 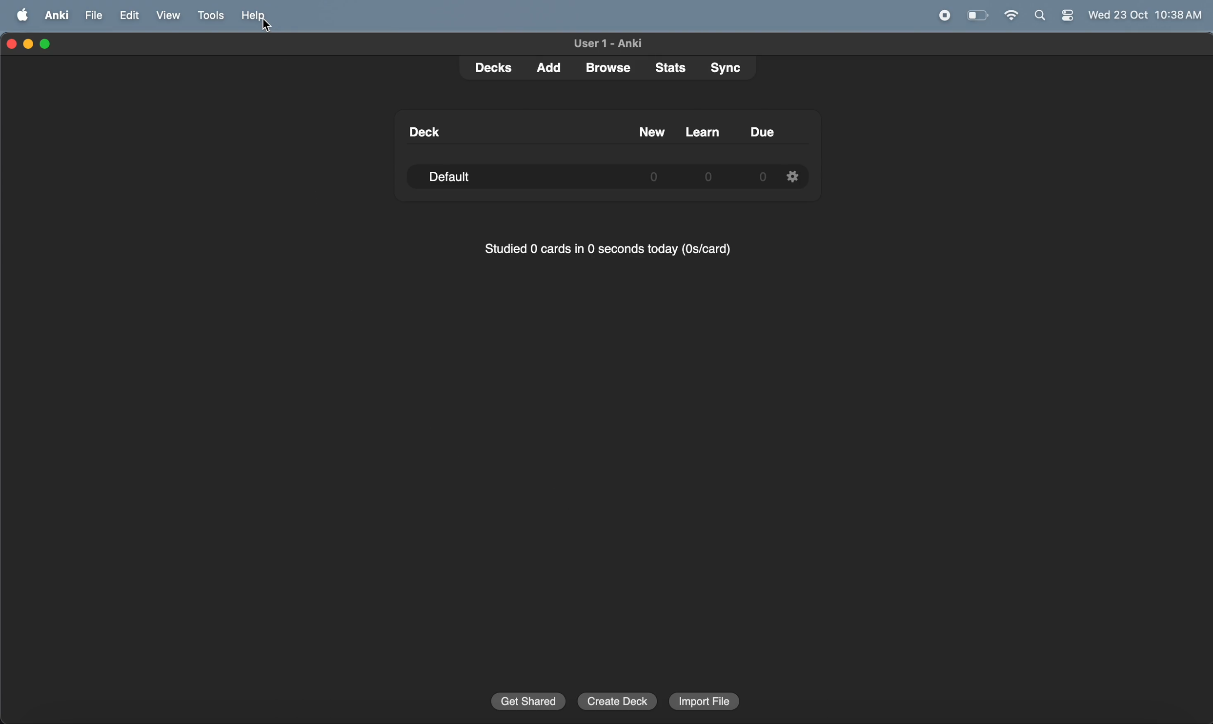 I want to click on 0, so click(x=654, y=178).